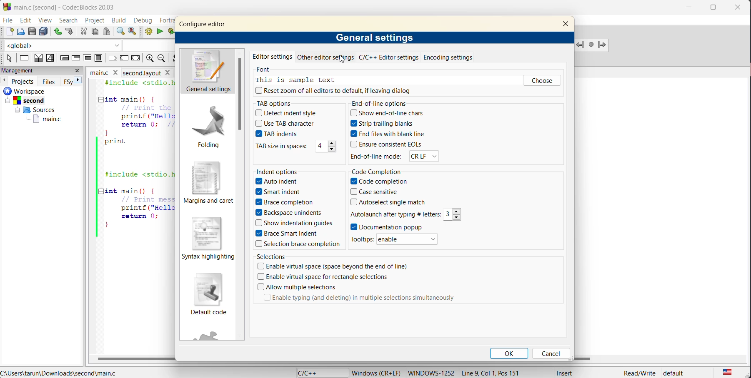 This screenshot has width=751, height=378. What do you see at coordinates (330, 276) in the screenshot?
I see `Enable virtual space for rectangle selected` at bounding box center [330, 276].